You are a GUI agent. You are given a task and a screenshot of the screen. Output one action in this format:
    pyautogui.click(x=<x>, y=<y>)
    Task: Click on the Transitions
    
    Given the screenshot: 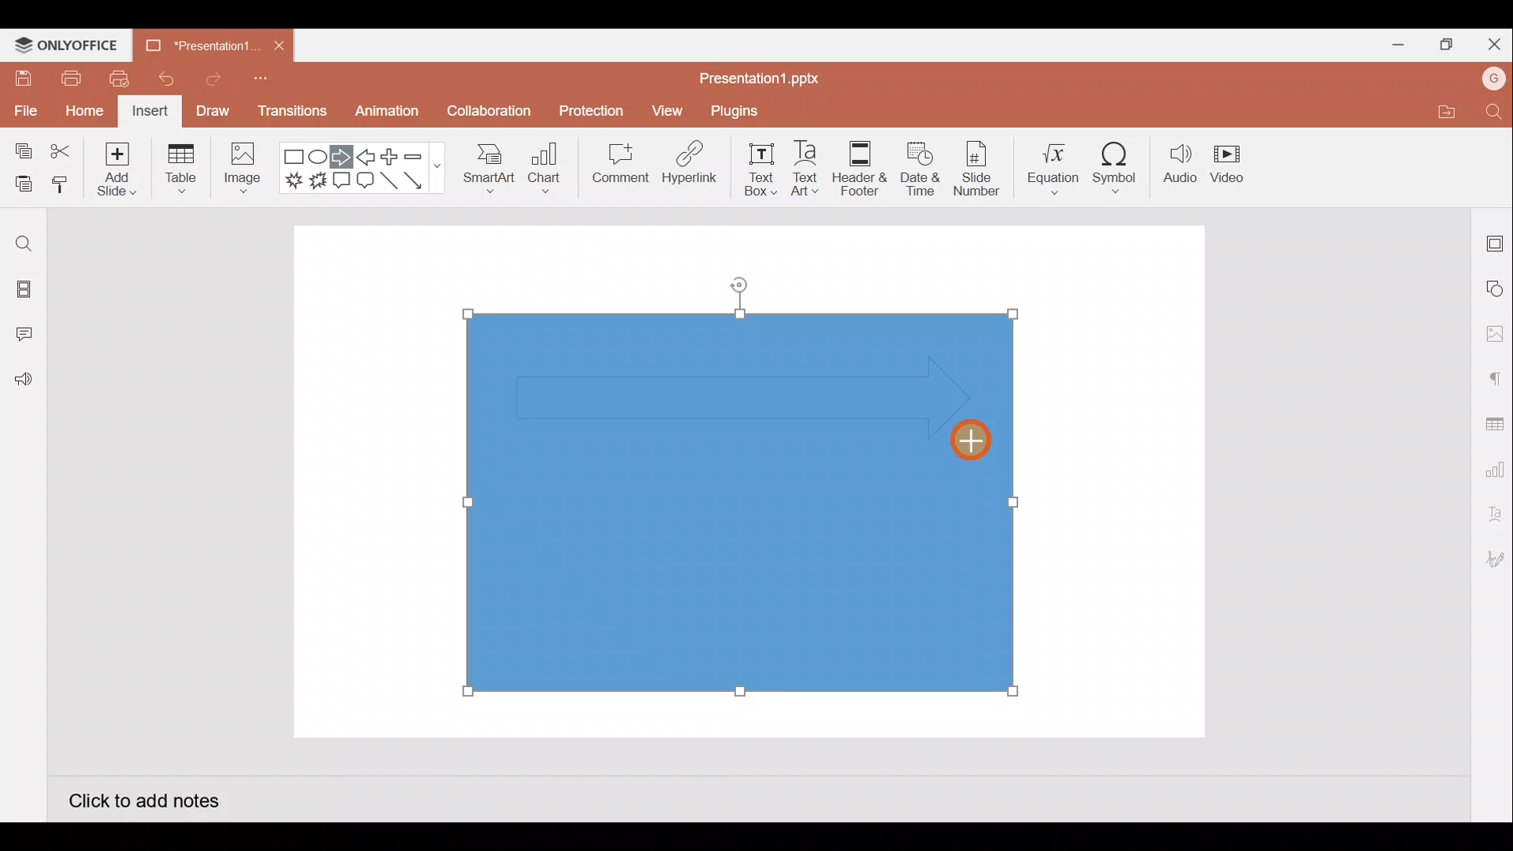 What is the action you would take?
    pyautogui.click(x=293, y=115)
    